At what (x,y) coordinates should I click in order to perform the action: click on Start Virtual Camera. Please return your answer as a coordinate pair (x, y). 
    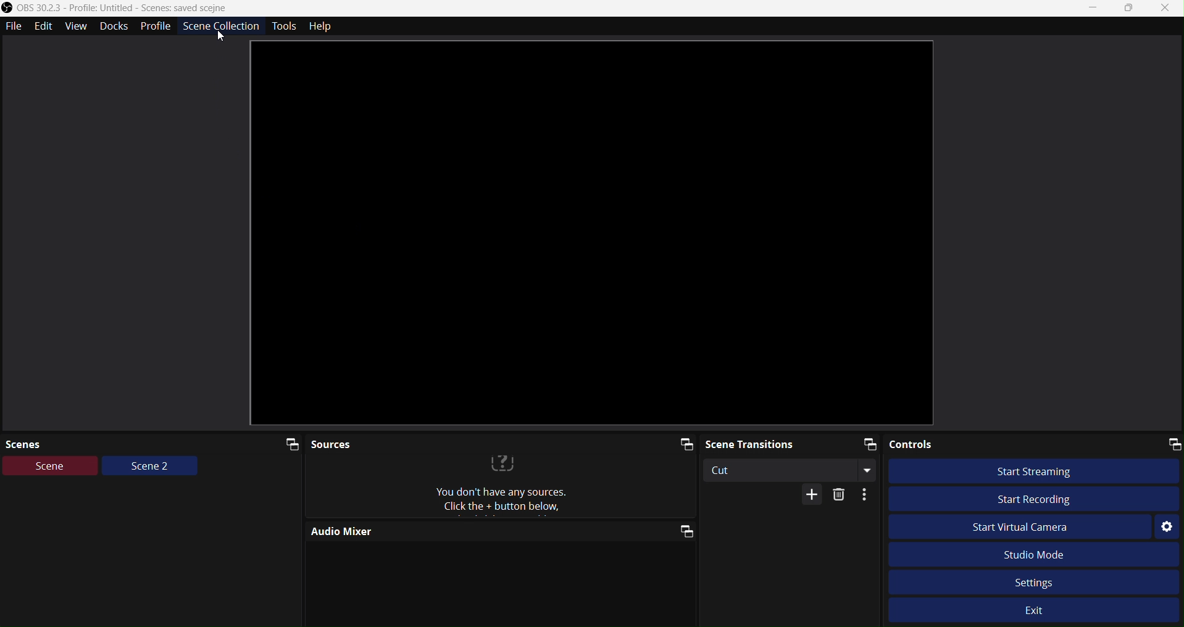
    Looking at the image, I should click on (1018, 526).